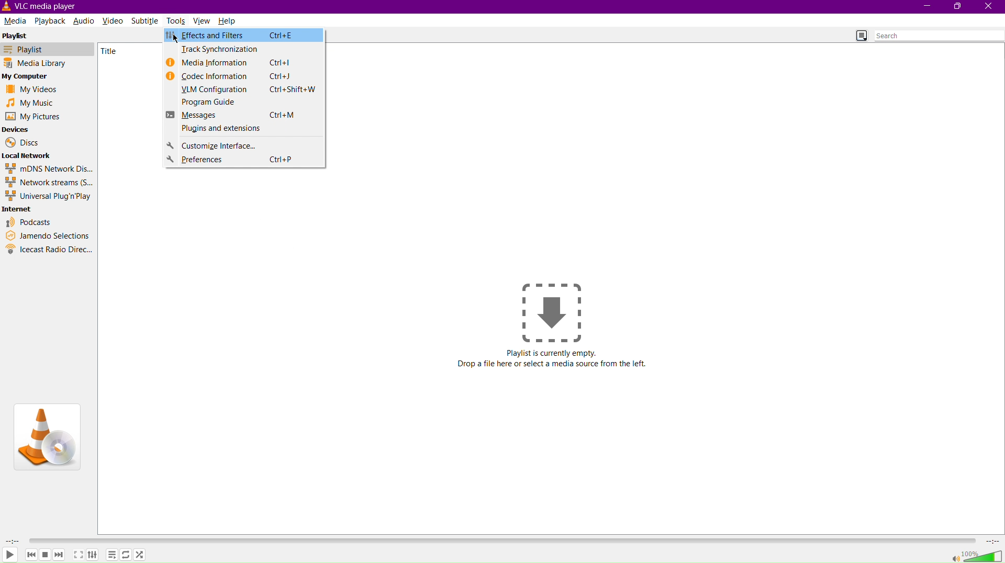 The image size is (1005, 563). I want to click on Codec Information Ctrl + J, so click(244, 75).